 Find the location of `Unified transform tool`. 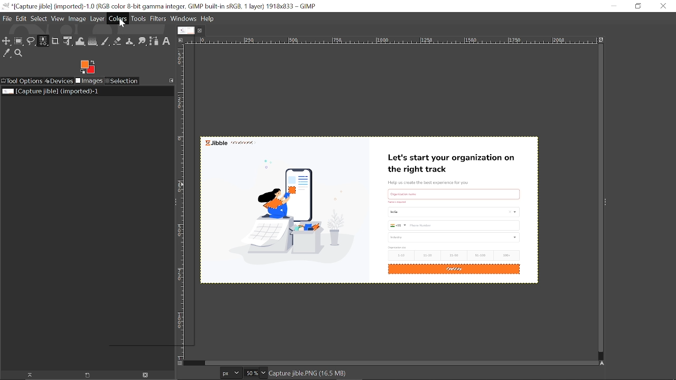

Unified transform tool is located at coordinates (68, 41).